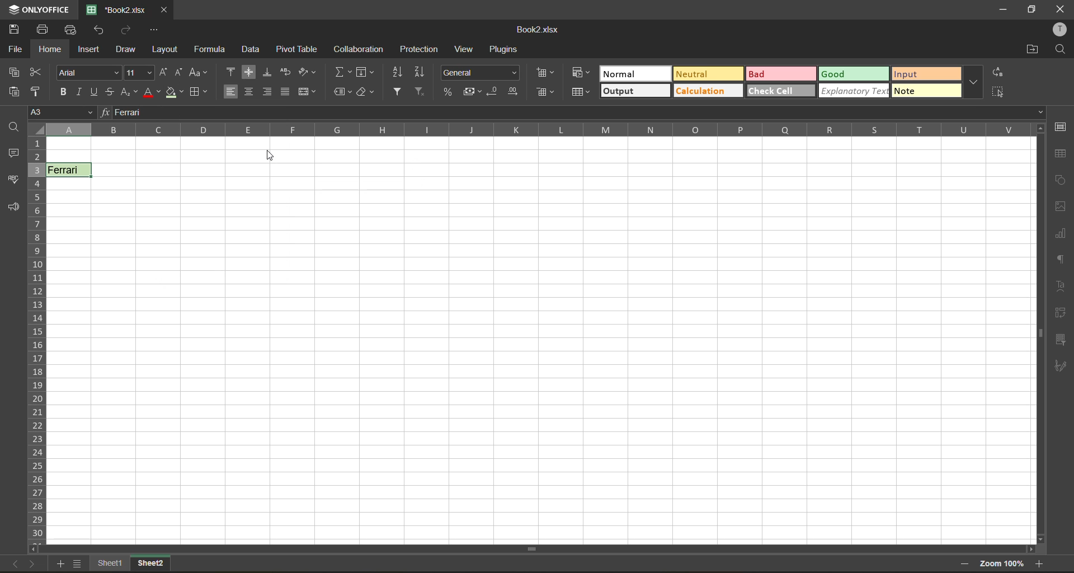 Image resolution: width=1074 pixels, height=573 pixels. What do you see at coordinates (1032, 11) in the screenshot?
I see `maximize` at bounding box center [1032, 11].